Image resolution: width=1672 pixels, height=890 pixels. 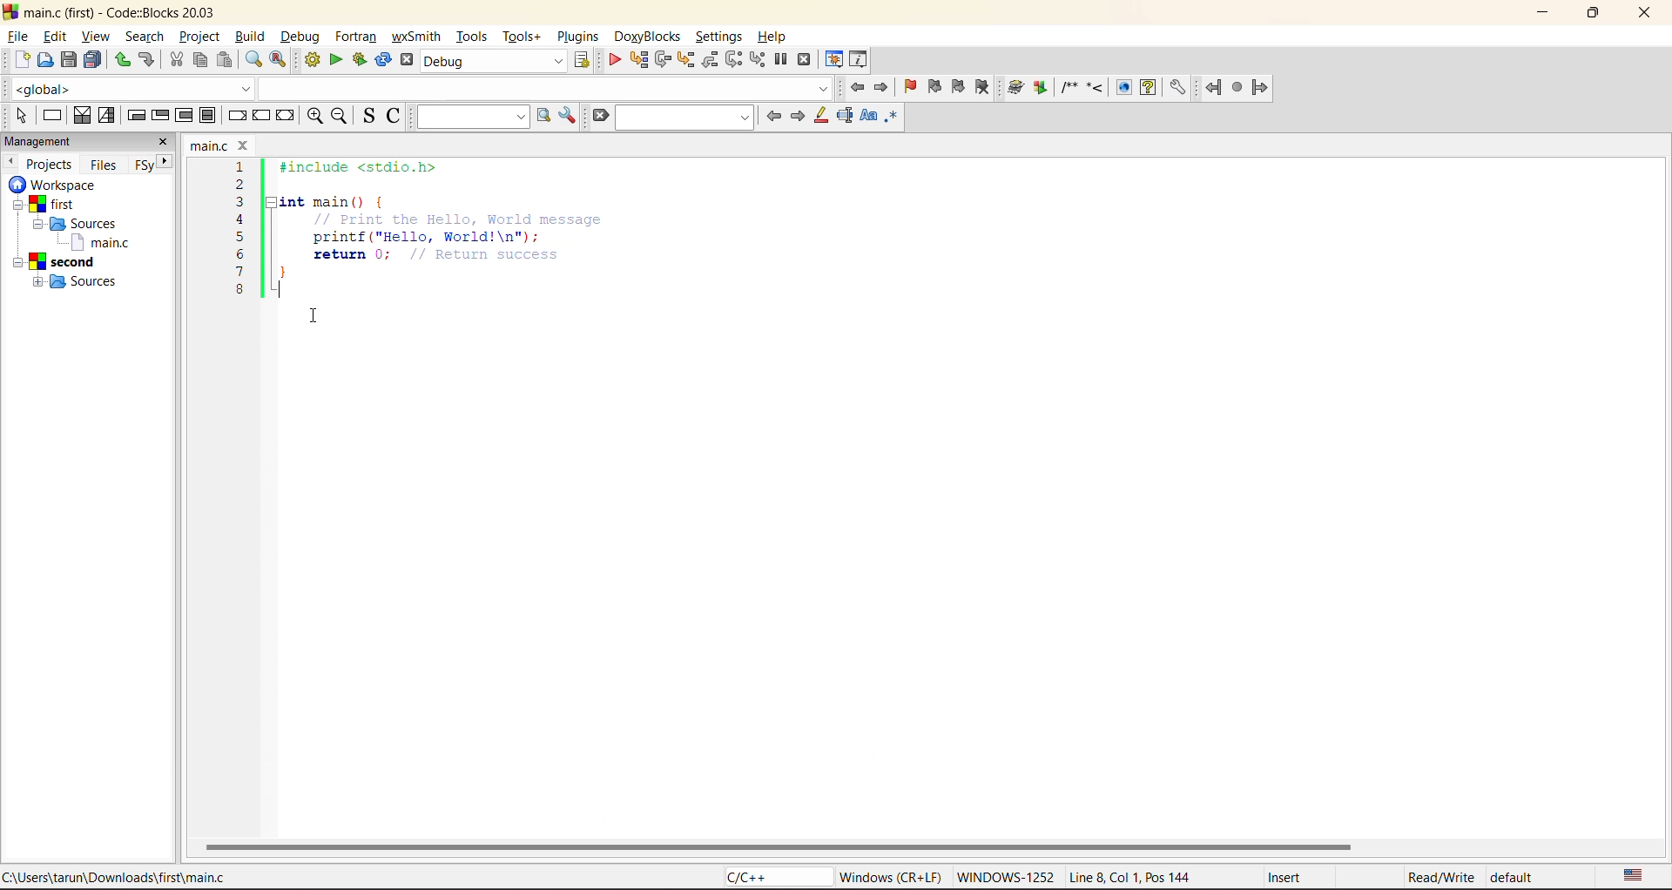 What do you see at coordinates (771, 115) in the screenshot?
I see `previous` at bounding box center [771, 115].